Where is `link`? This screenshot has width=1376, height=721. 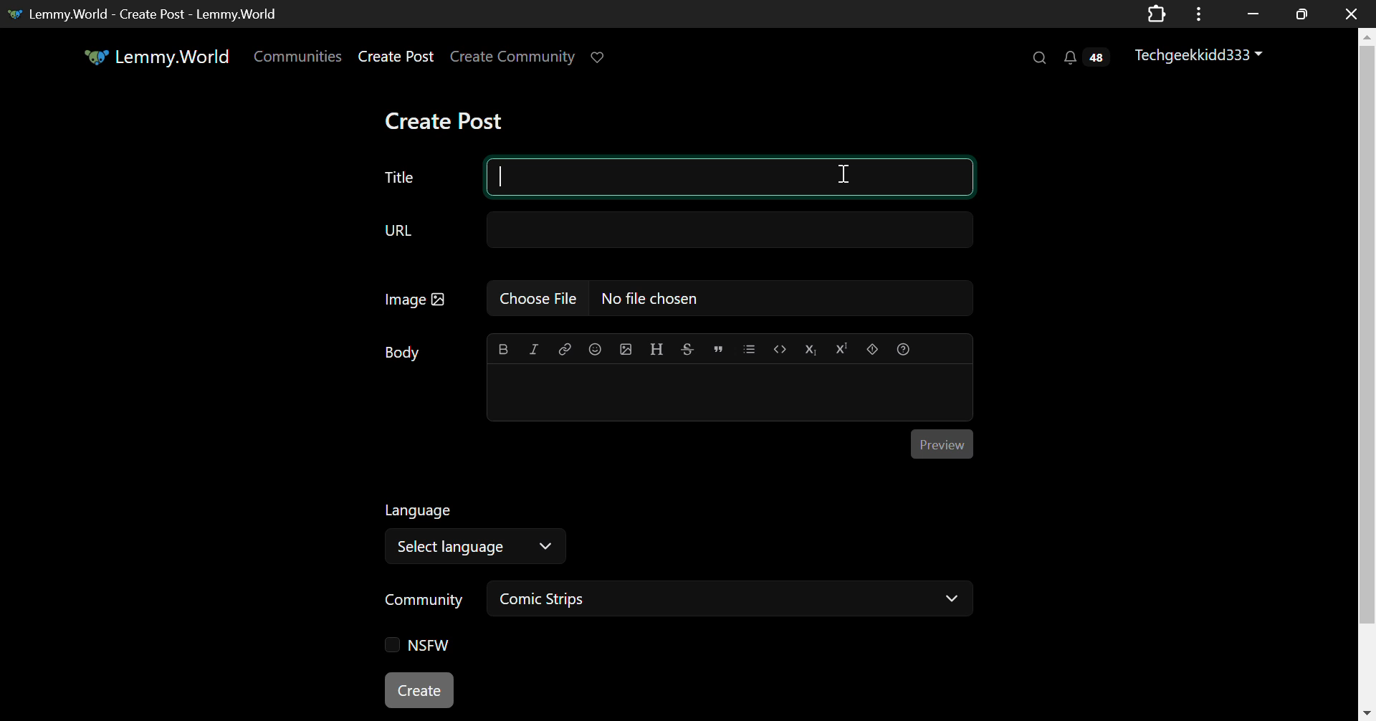 link is located at coordinates (562, 349).